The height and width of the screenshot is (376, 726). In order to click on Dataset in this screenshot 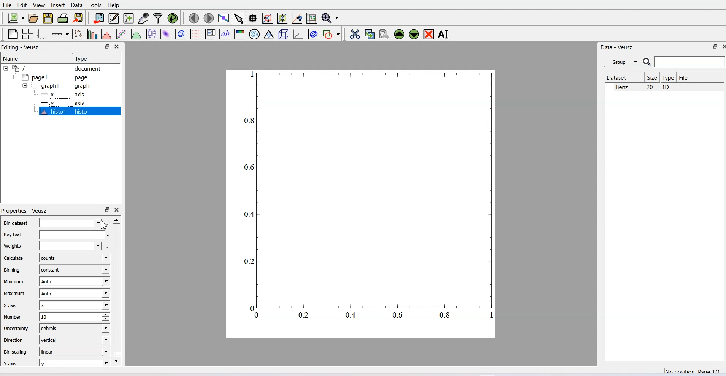, I will do `click(623, 77)`.